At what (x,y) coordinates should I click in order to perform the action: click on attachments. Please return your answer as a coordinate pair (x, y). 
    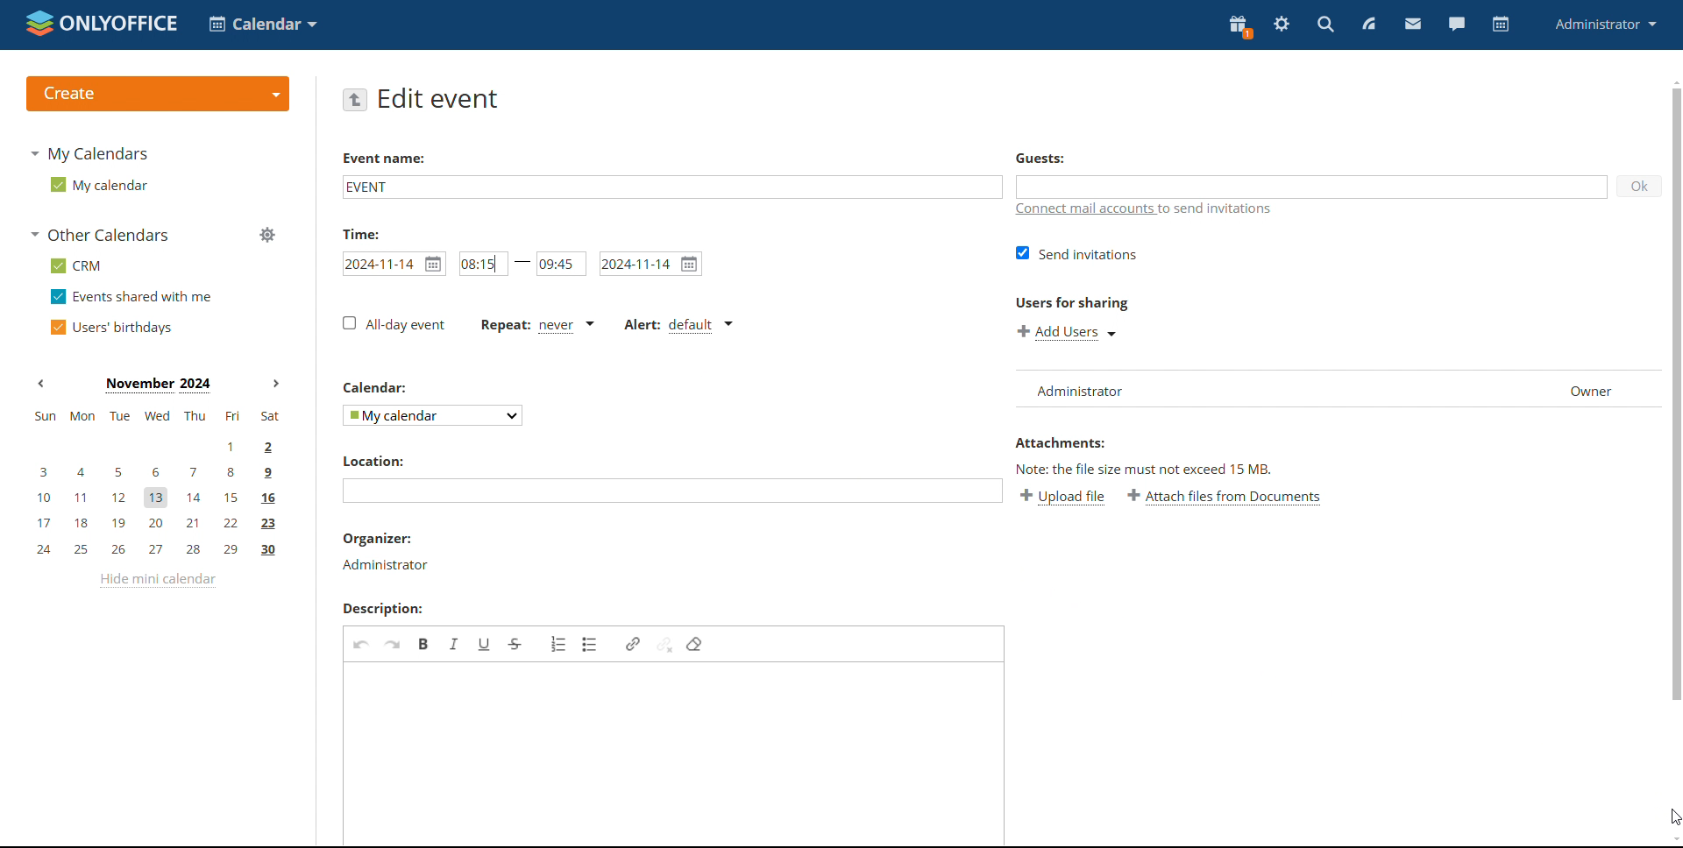
    Looking at the image, I should click on (1062, 442).